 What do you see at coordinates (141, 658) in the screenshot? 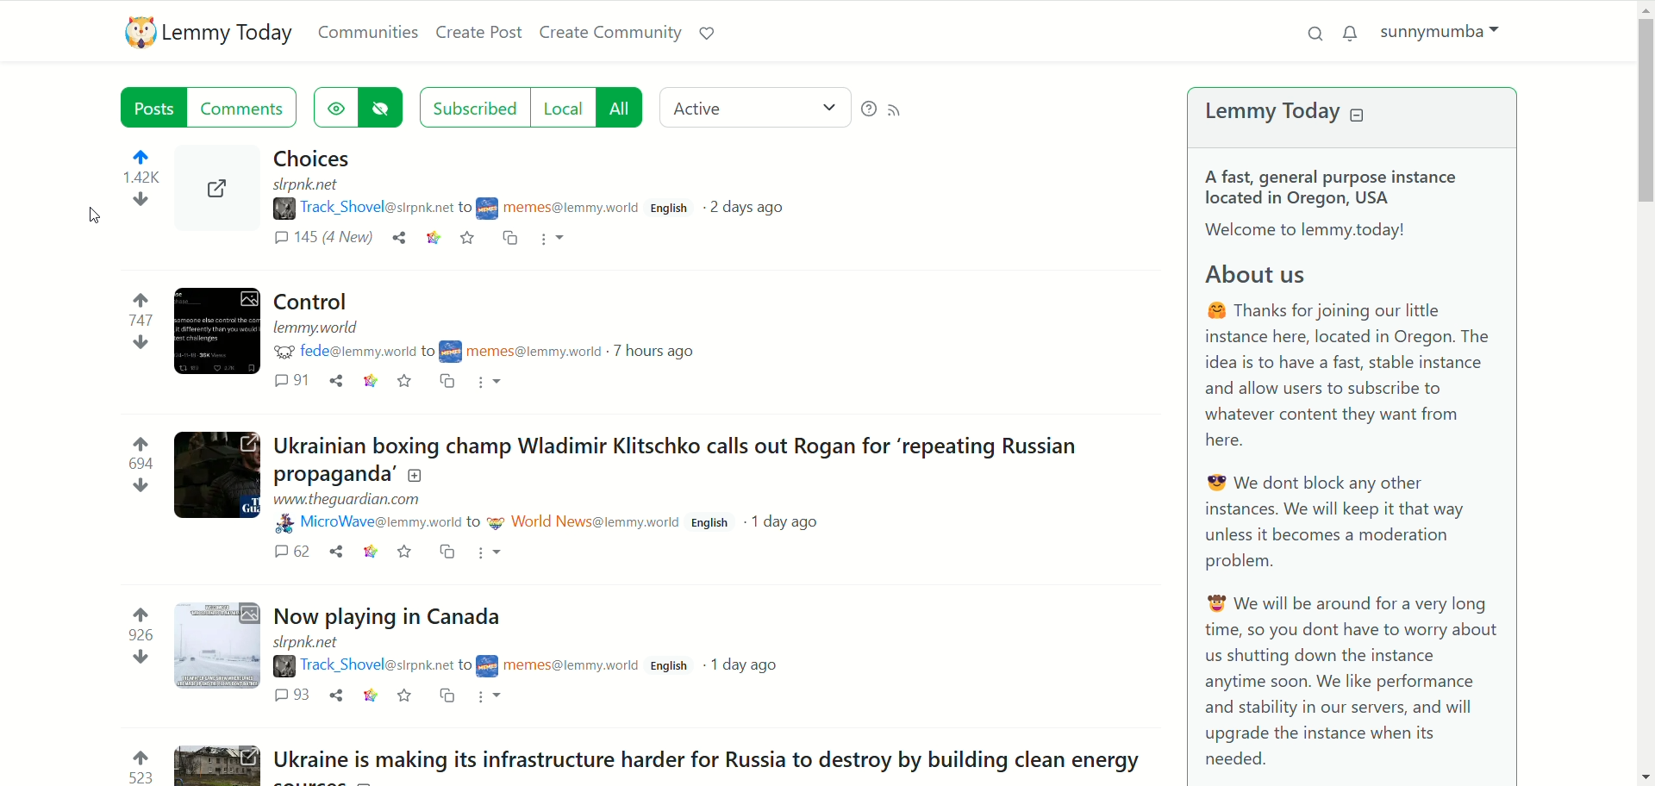
I see `down vote` at bounding box center [141, 658].